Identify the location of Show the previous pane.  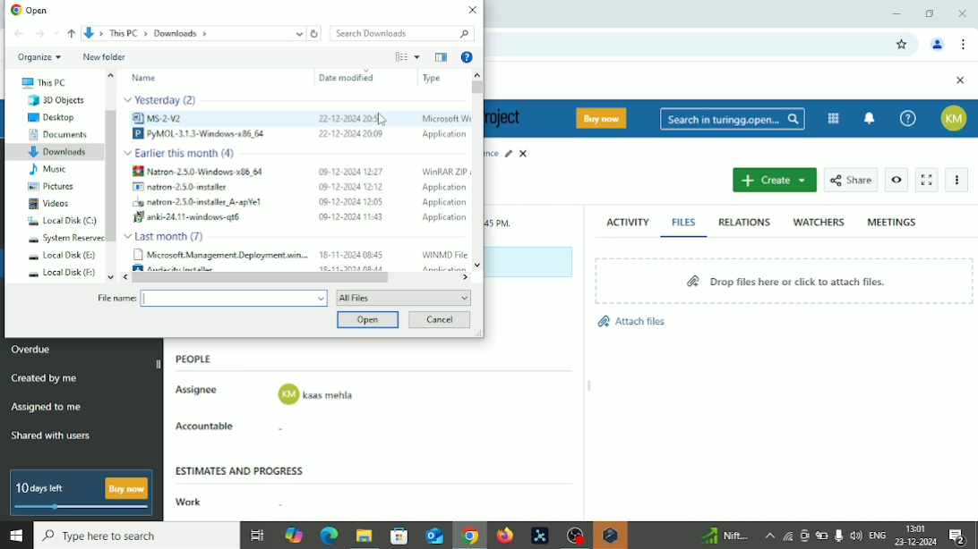
(441, 56).